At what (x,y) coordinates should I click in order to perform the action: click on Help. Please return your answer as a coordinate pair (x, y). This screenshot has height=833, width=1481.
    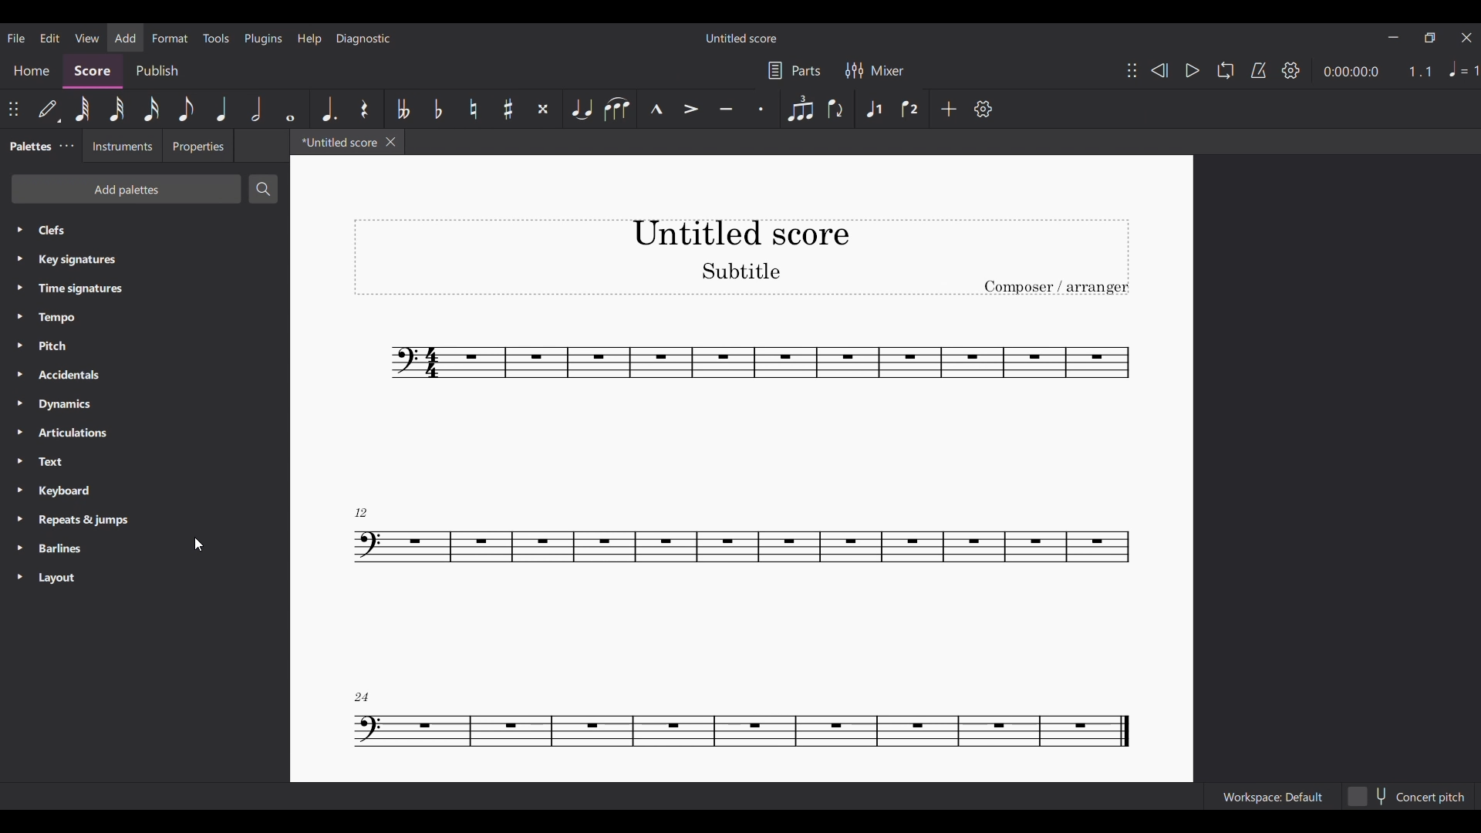
    Looking at the image, I should click on (309, 39).